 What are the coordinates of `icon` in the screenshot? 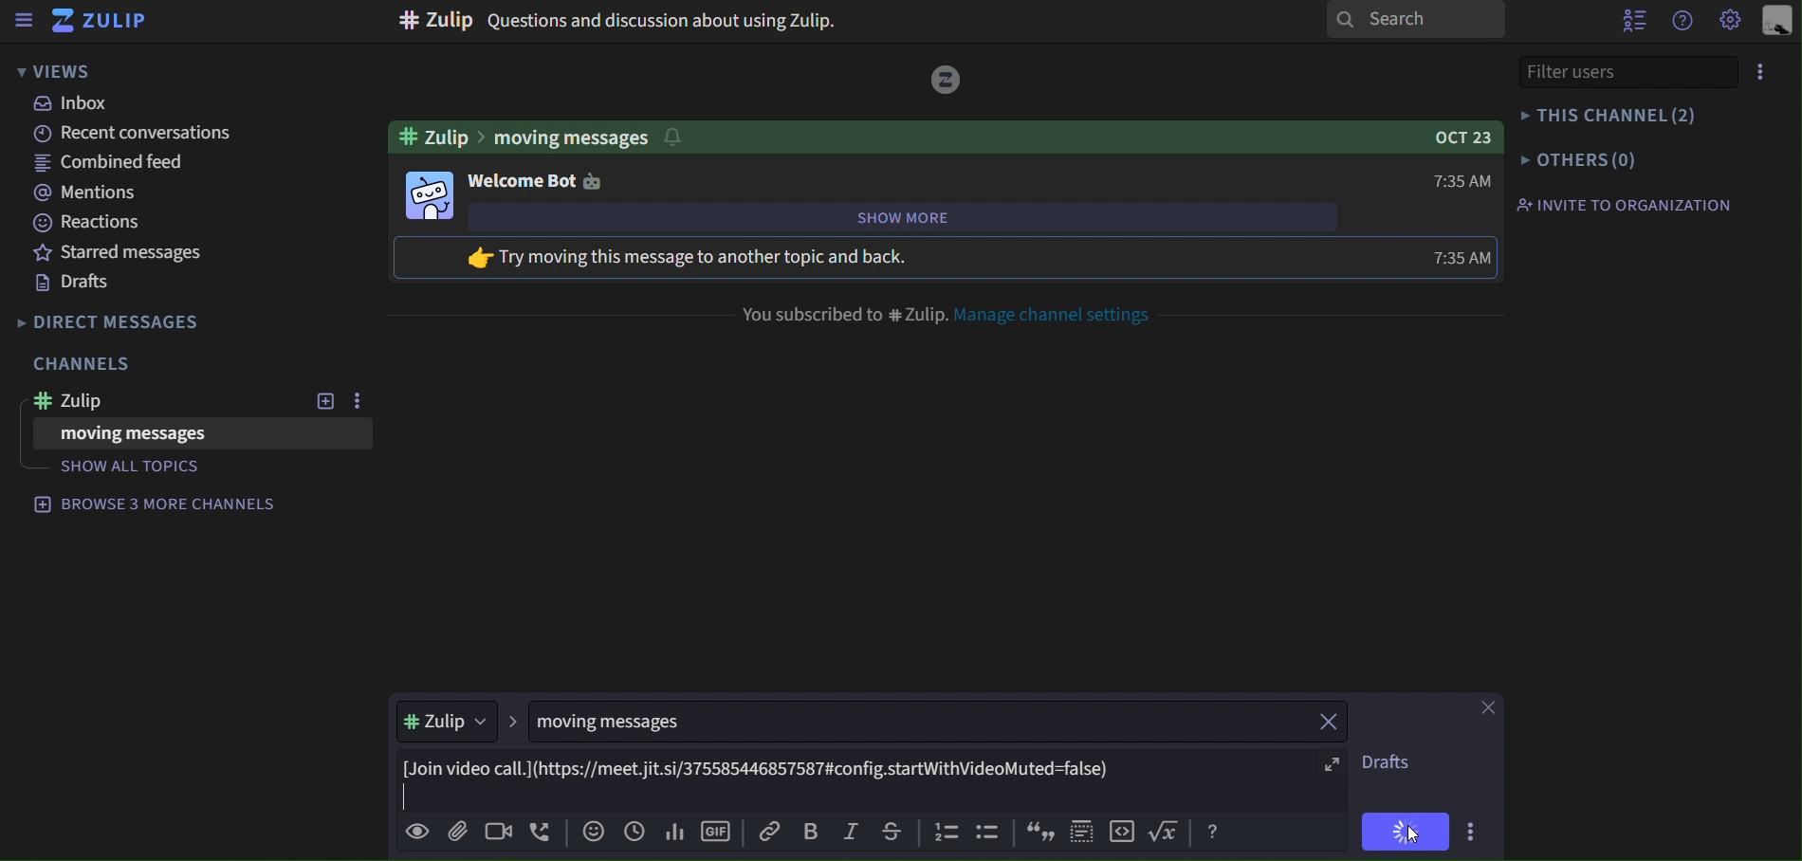 It's located at (1122, 831).